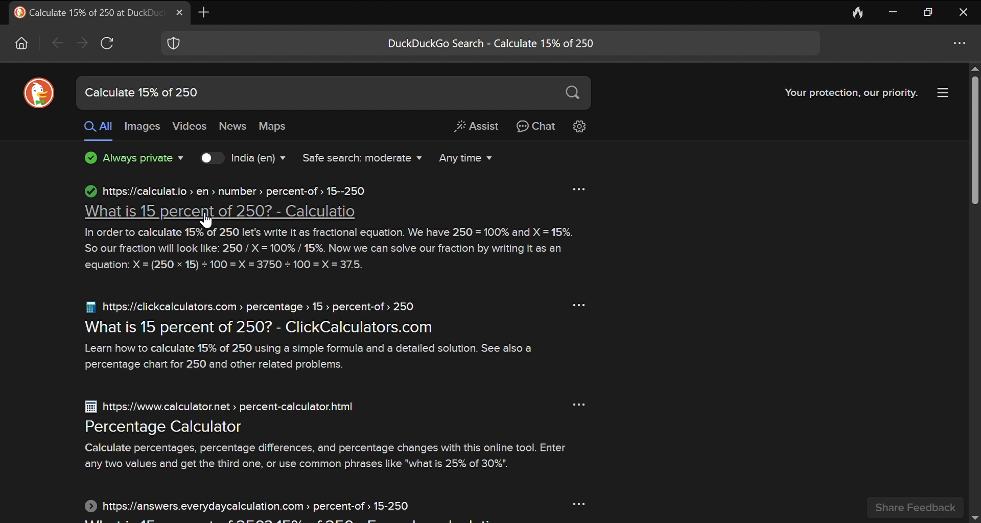 The image size is (981, 523). Describe the element at coordinates (144, 127) in the screenshot. I see `Images` at that location.